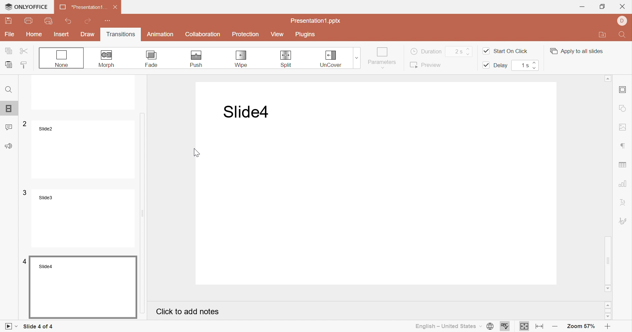 The height and width of the screenshot is (332, 632). Describe the element at coordinates (195, 58) in the screenshot. I see `Push` at that location.